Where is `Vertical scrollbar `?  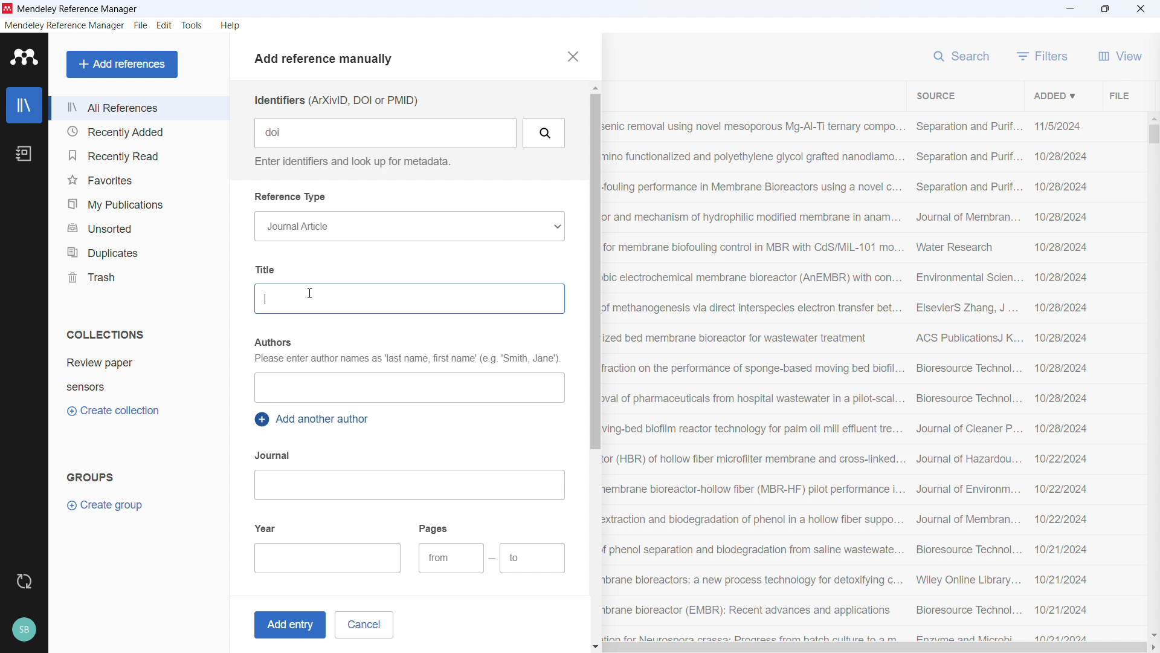 Vertical scrollbar  is located at coordinates (1154, 134).